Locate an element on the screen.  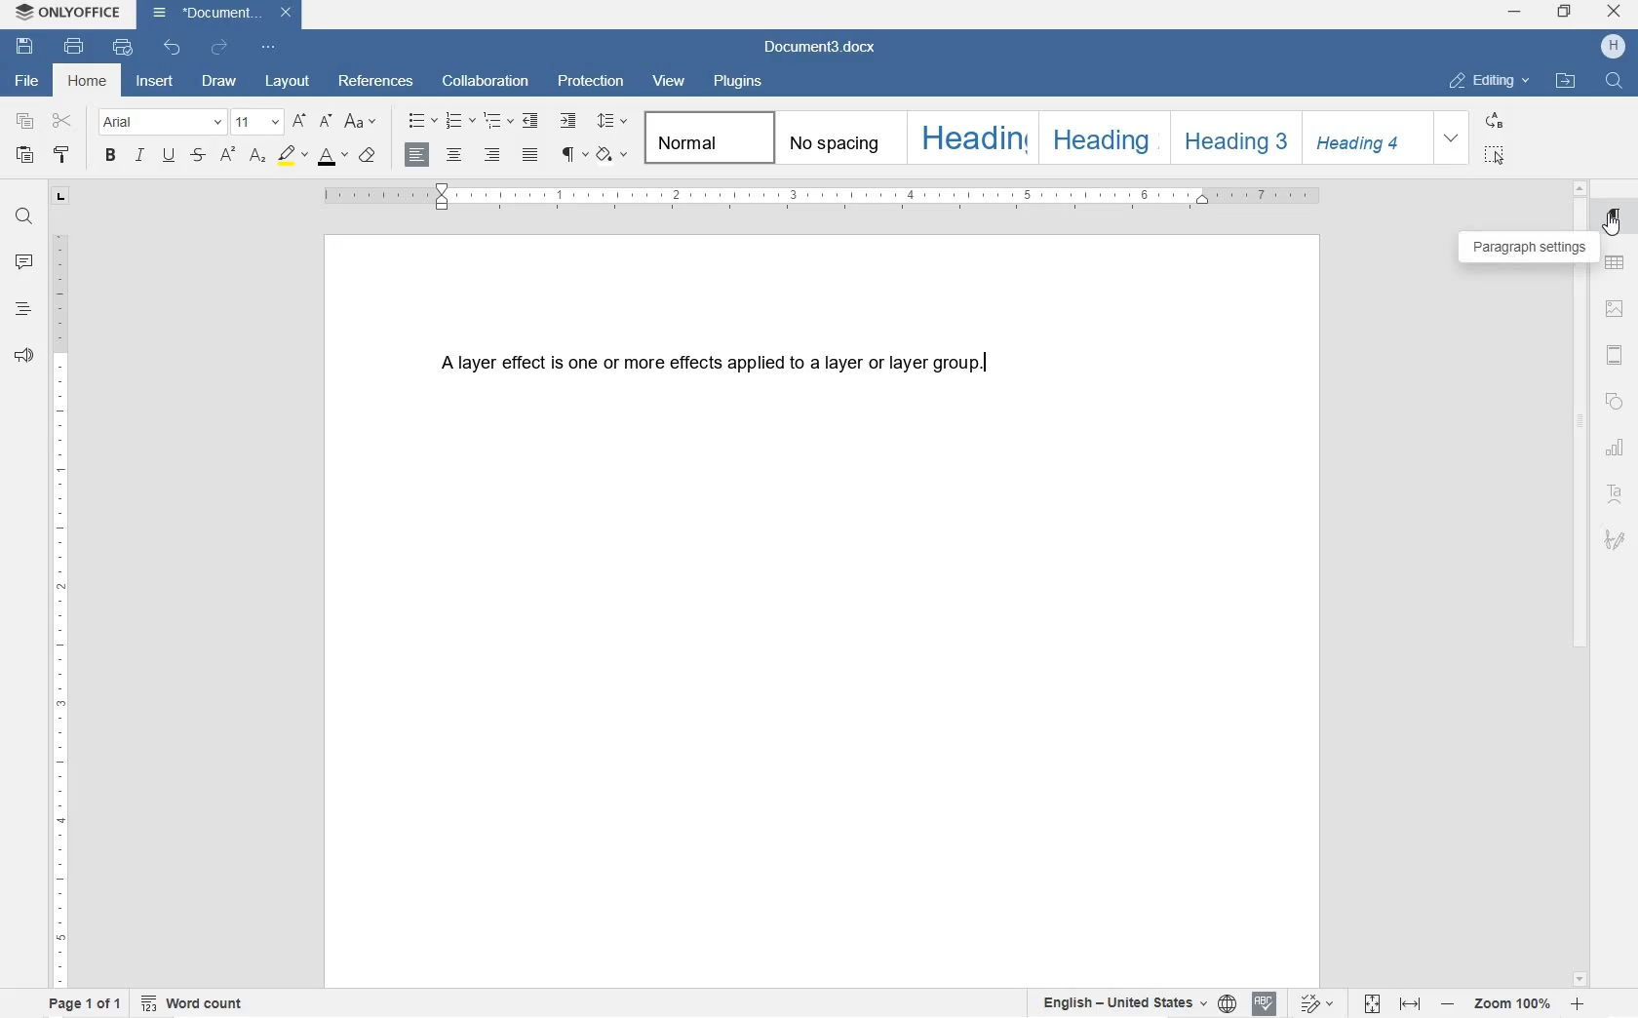
COLLABORATION is located at coordinates (487, 83).